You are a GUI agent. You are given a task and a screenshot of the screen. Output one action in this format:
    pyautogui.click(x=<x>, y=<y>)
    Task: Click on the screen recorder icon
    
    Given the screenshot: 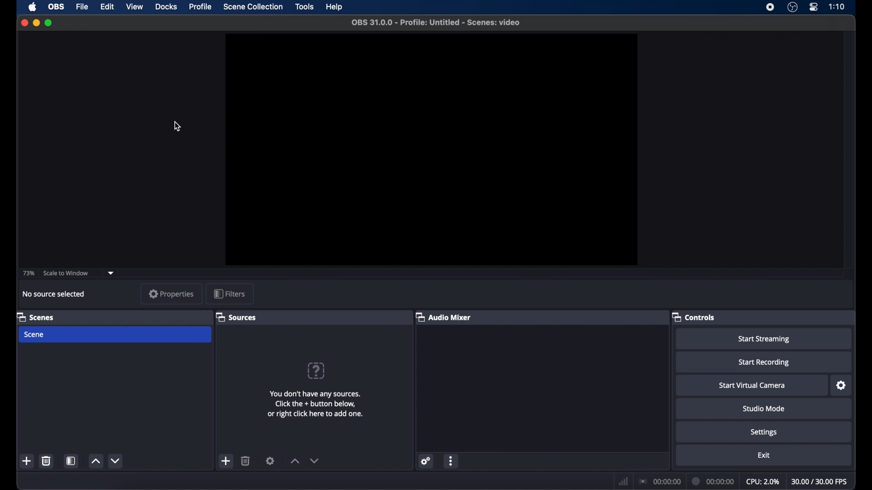 What is the action you would take?
    pyautogui.click(x=769, y=7)
    